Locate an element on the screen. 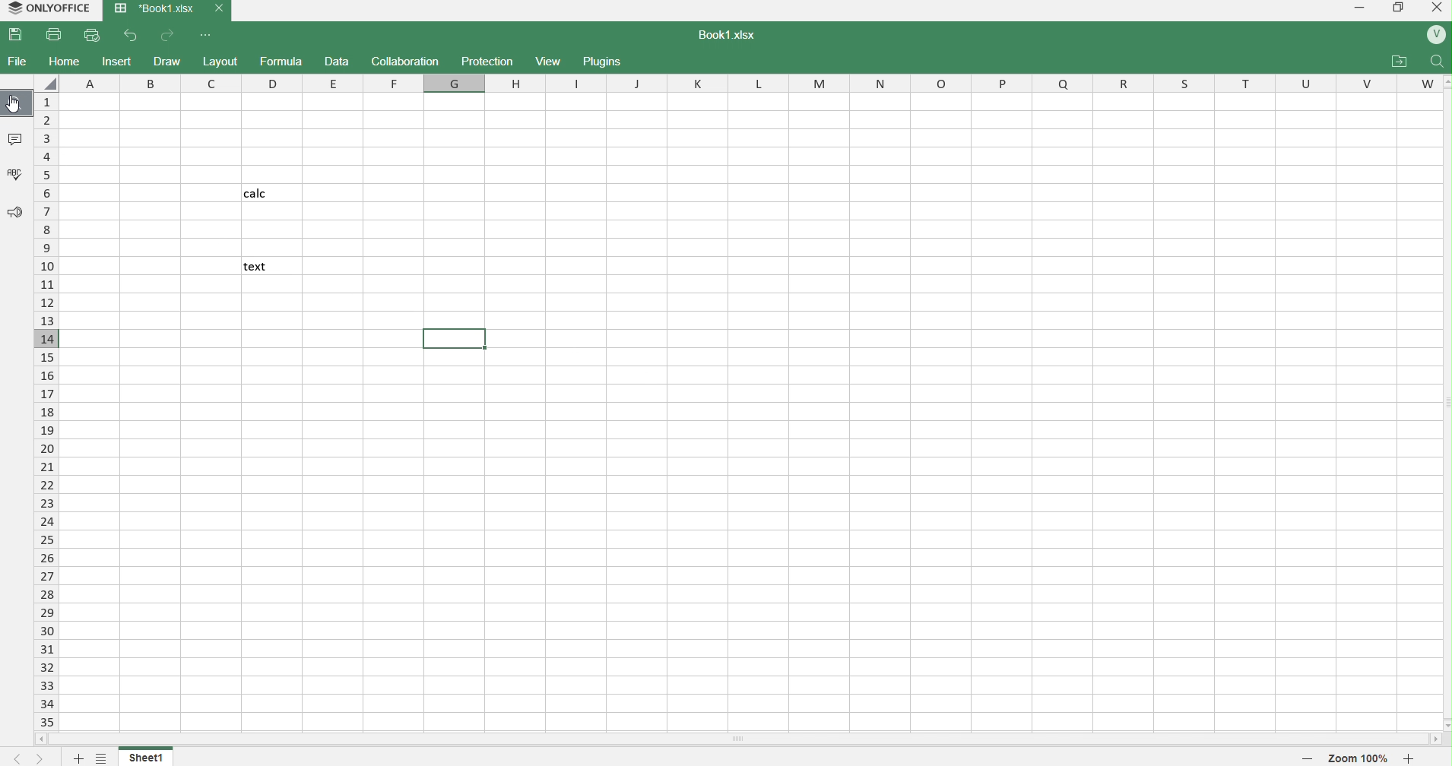  current cell is located at coordinates (455, 337).